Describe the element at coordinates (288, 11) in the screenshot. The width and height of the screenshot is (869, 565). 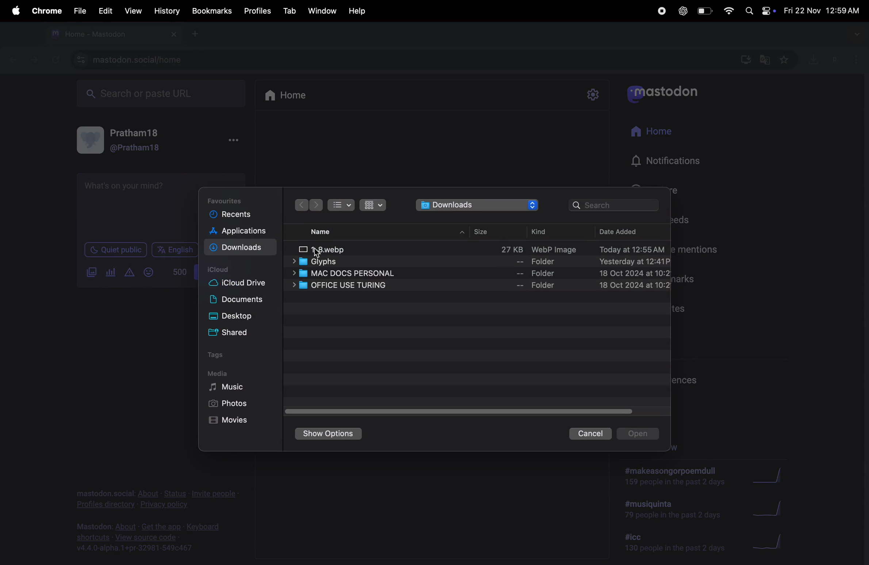
I see `tab` at that location.